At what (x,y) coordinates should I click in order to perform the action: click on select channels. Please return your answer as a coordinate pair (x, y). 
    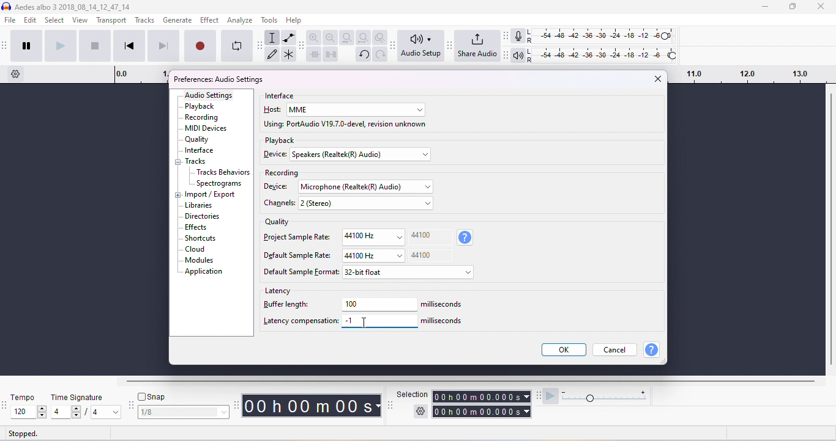
    Looking at the image, I should click on (367, 205).